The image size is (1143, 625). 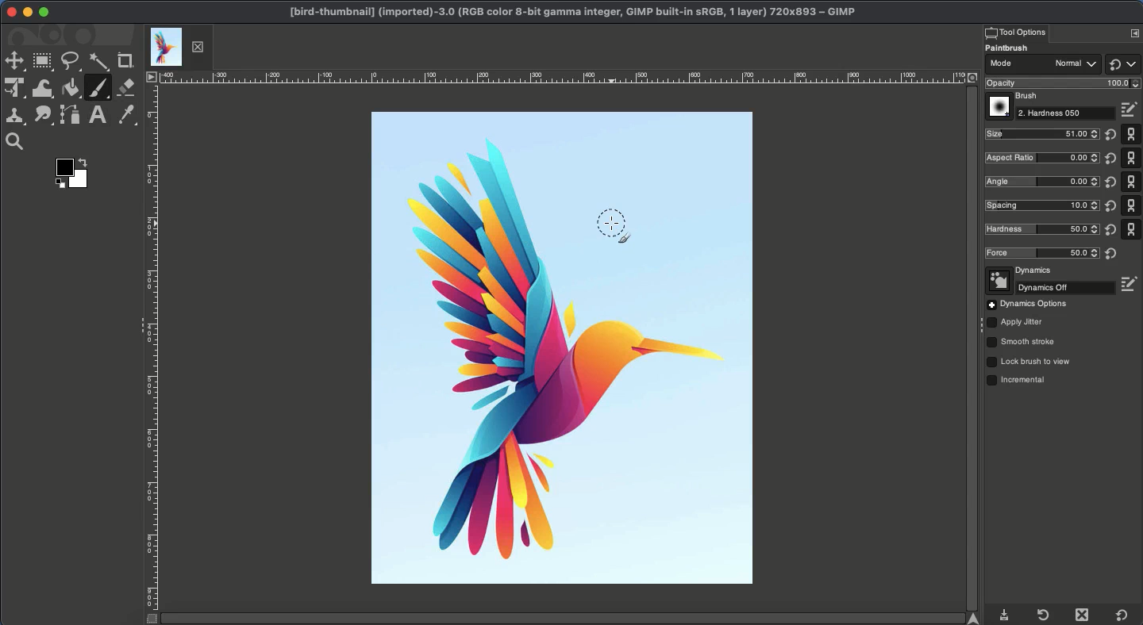 I want to click on Move tool, so click(x=13, y=62).